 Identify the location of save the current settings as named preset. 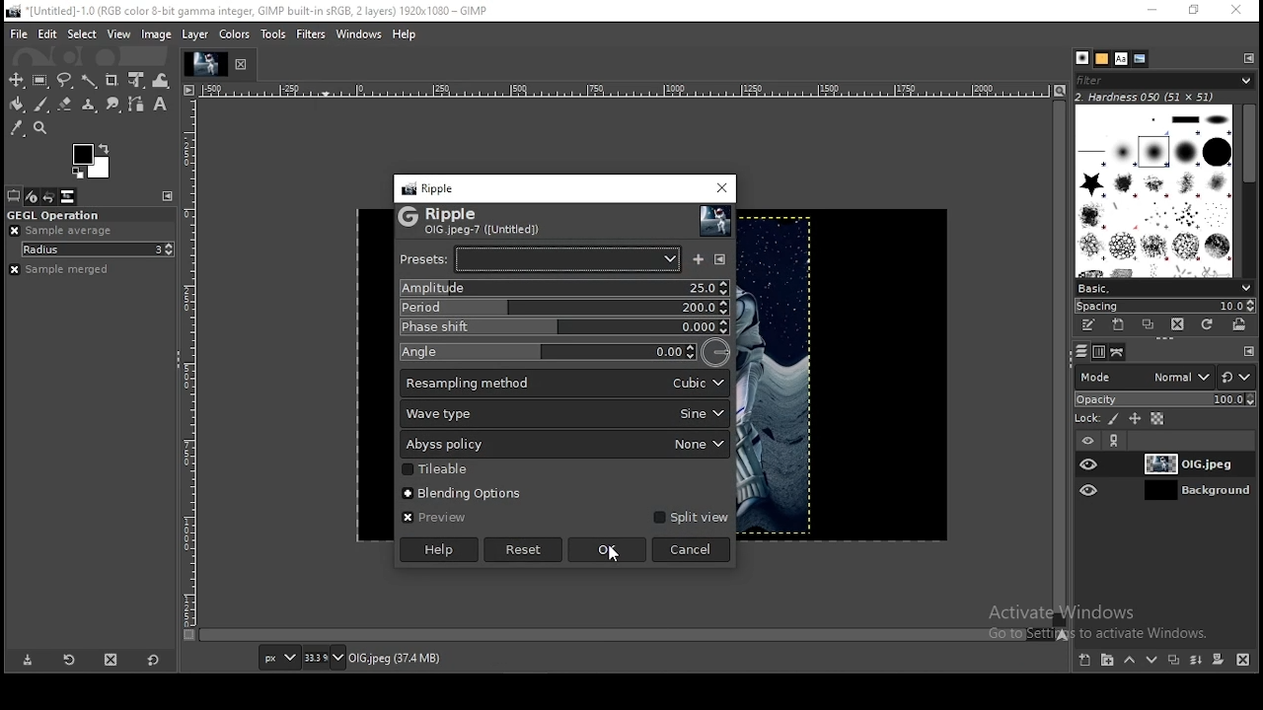
(698, 259).